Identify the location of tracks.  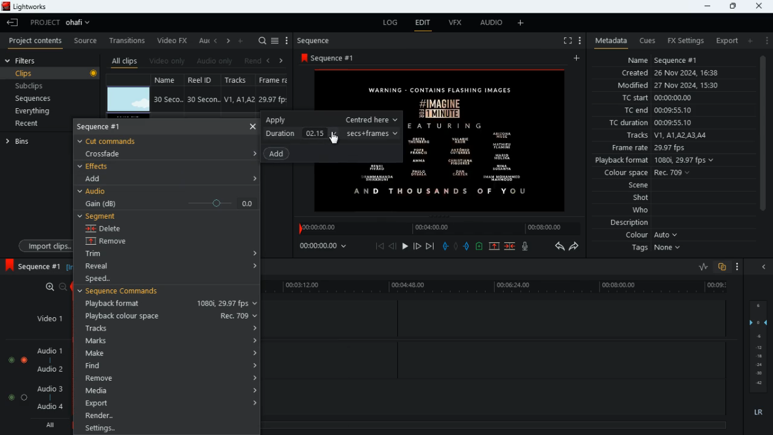
(240, 80).